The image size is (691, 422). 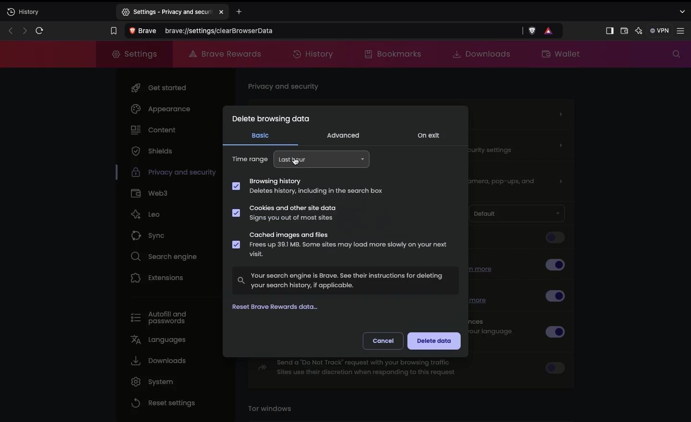 I want to click on Sidebar, so click(x=608, y=31).